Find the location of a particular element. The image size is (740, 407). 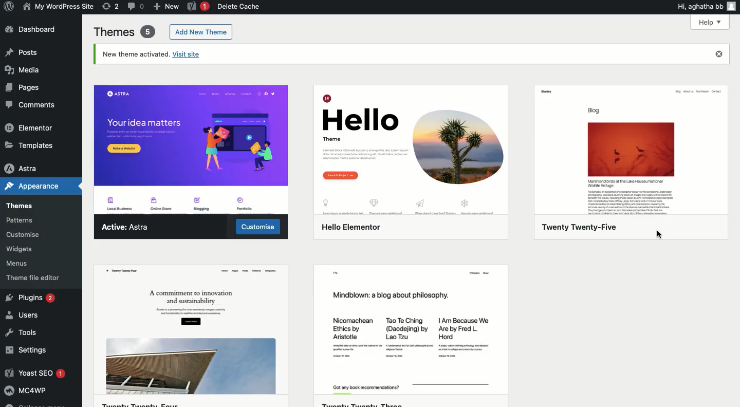

Patterns is located at coordinates (26, 218).